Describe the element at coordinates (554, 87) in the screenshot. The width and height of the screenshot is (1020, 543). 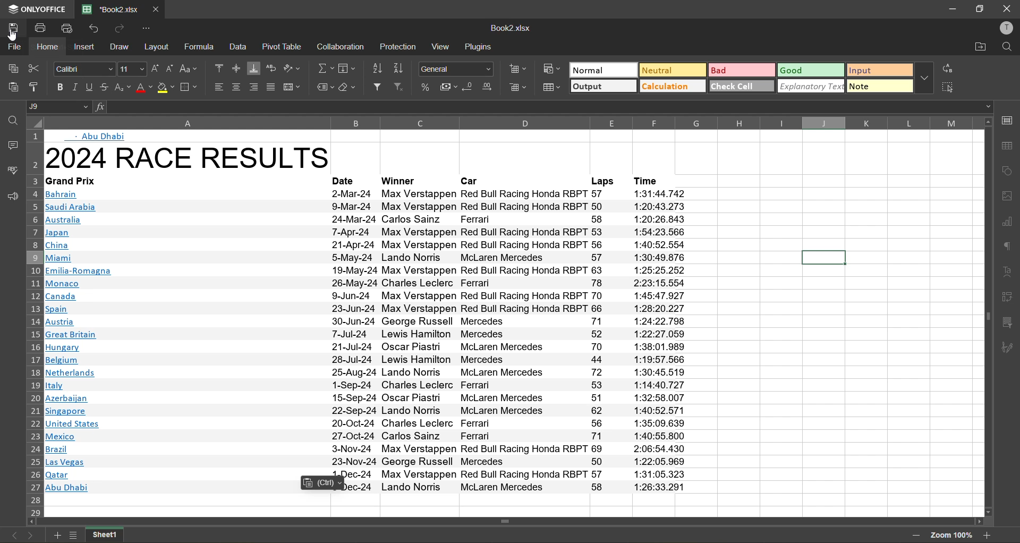
I see `format as table` at that location.